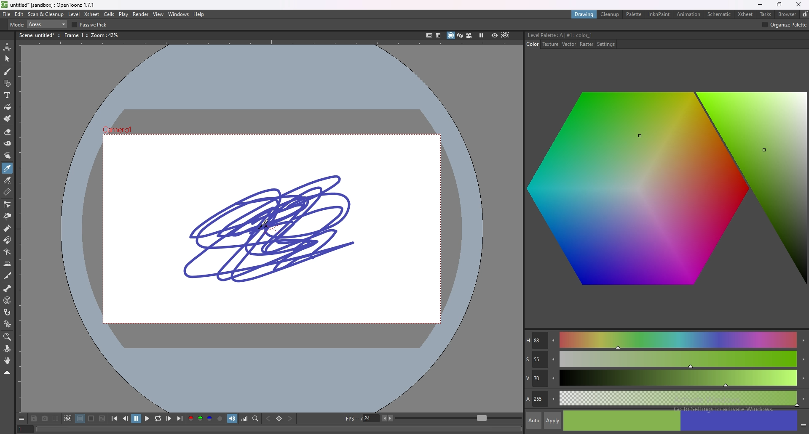 The width and height of the screenshot is (809, 434). I want to click on auto, so click(534, 421).